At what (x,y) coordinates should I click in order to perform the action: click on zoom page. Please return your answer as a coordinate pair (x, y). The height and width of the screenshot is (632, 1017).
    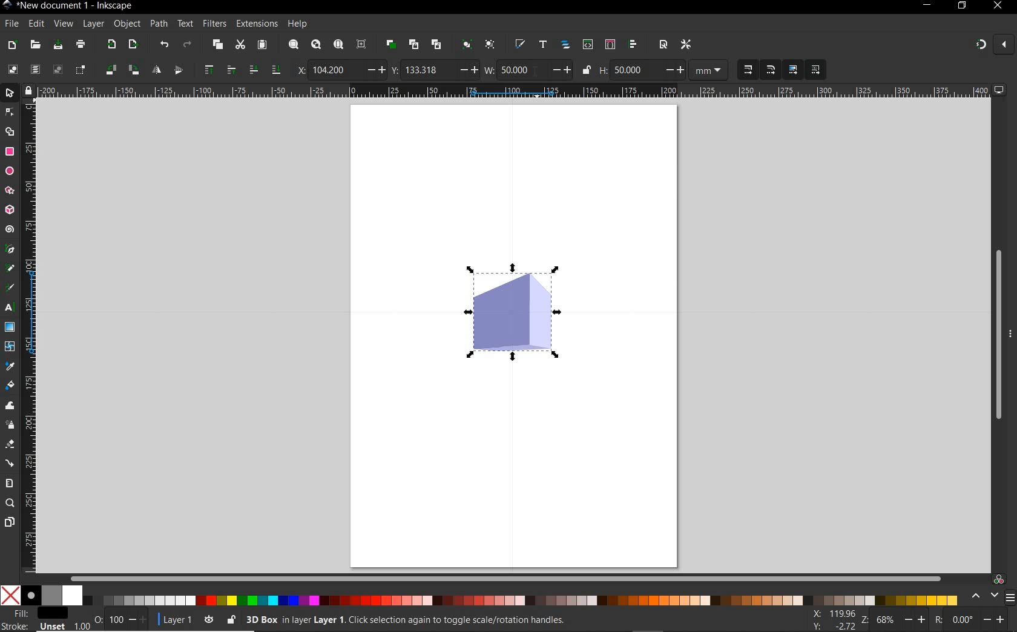
    Looking at the image, I should click on (338, 44).